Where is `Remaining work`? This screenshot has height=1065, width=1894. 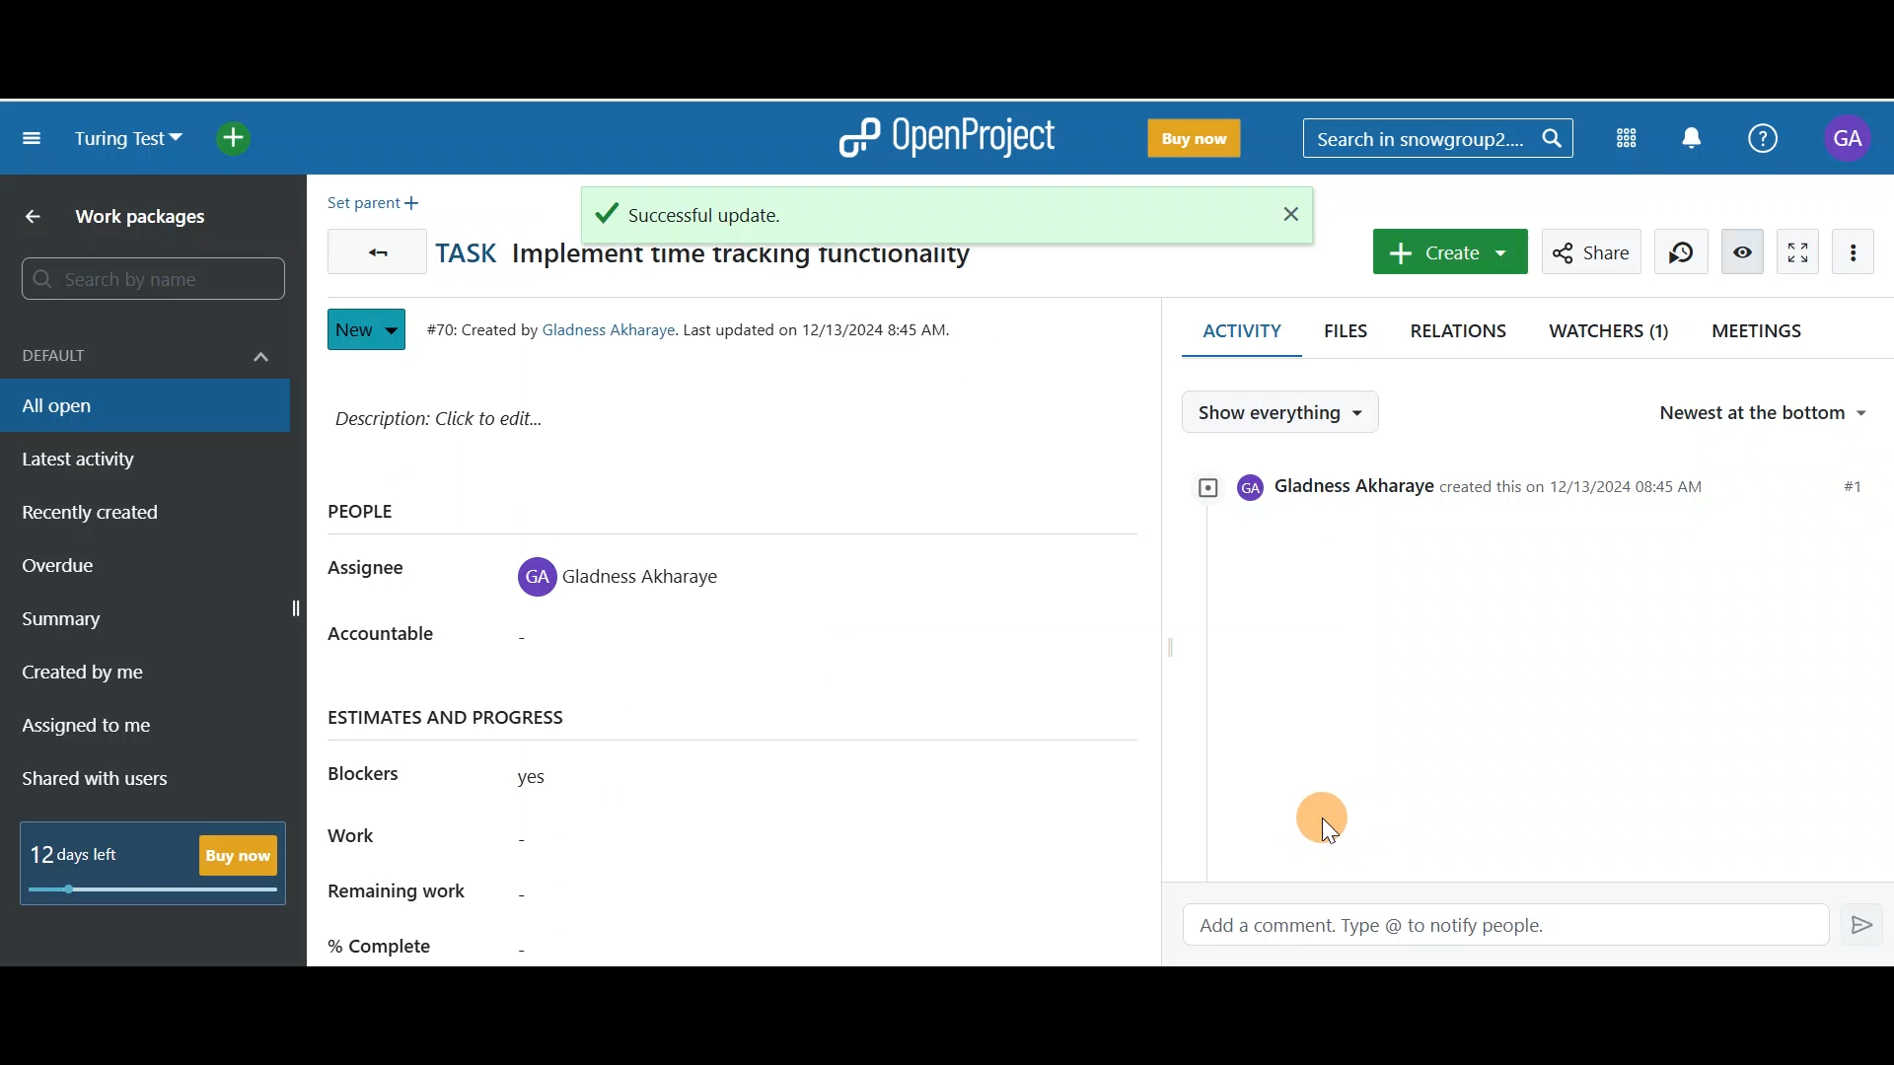
Remaining work is located at coordinates (525, 893).